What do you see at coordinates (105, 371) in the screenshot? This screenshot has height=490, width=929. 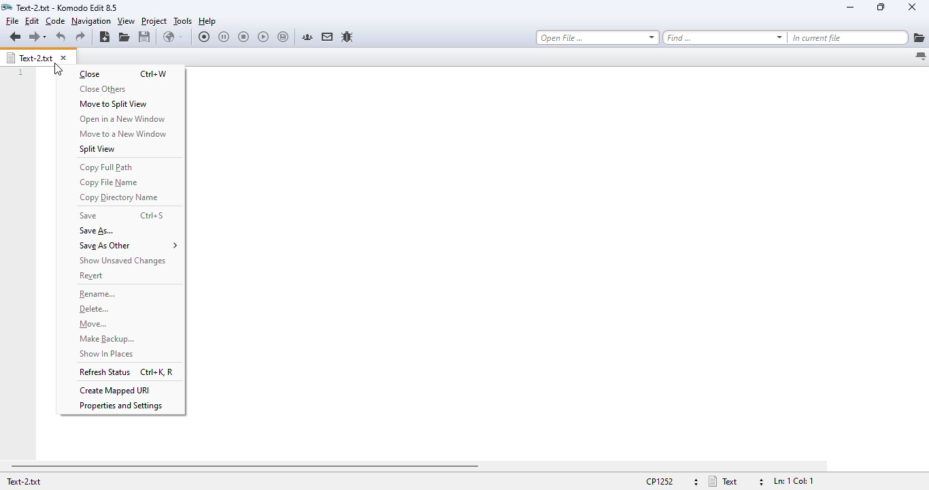 I see `refresh status` at bounding box center [105, 371].